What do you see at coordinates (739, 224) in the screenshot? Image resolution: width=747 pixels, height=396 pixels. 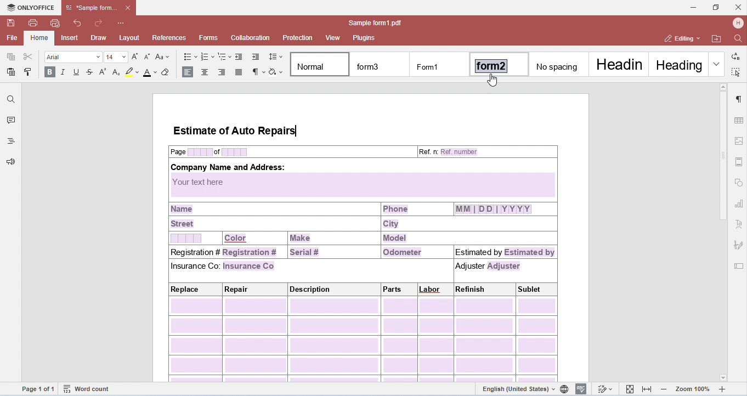 I see `text settings` at bounding box center [739, 224].